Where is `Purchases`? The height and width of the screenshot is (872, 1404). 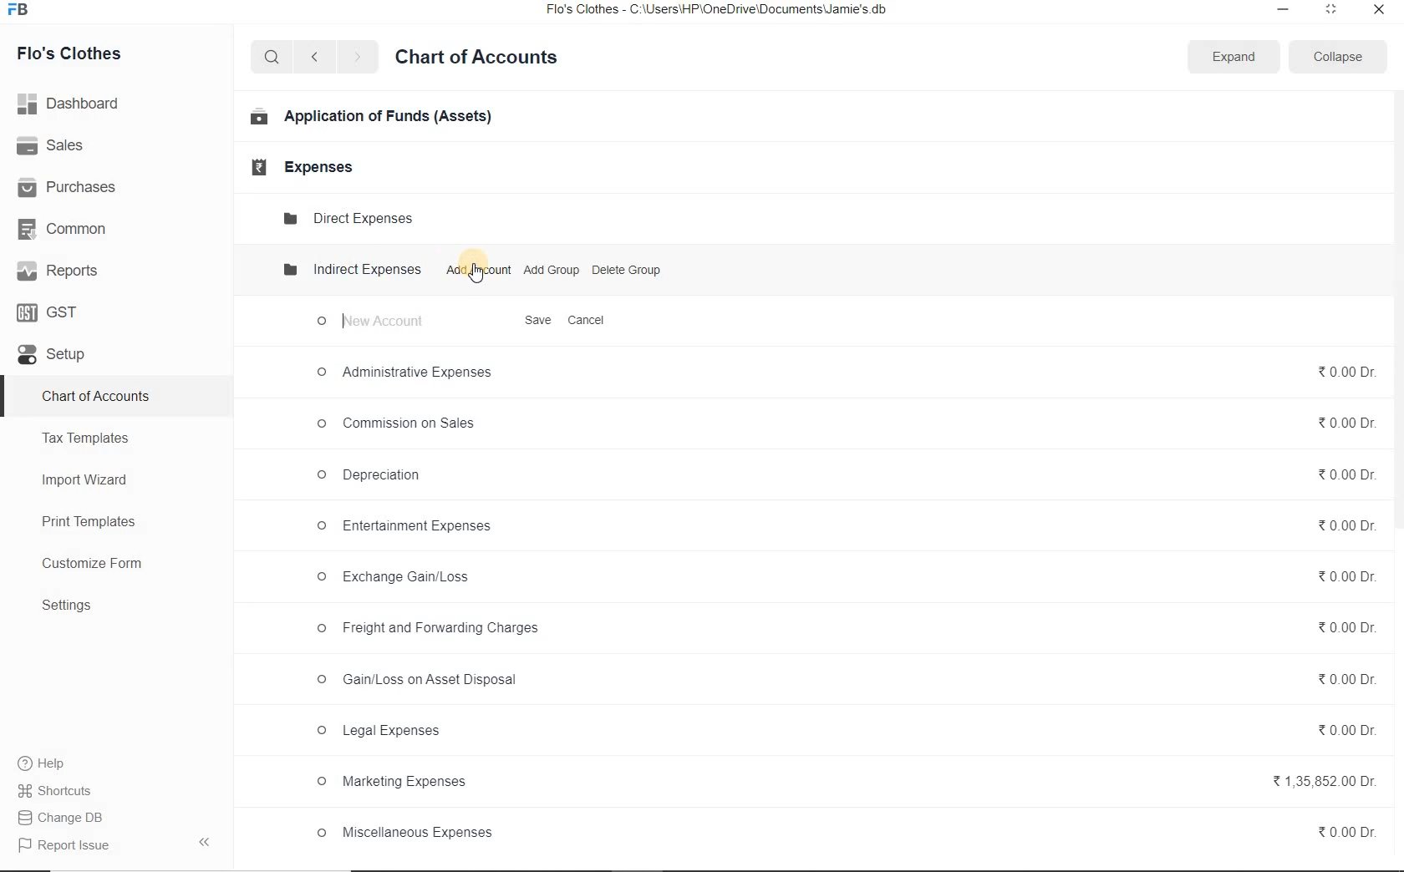 Purchases is located at coordinates (69, 188).